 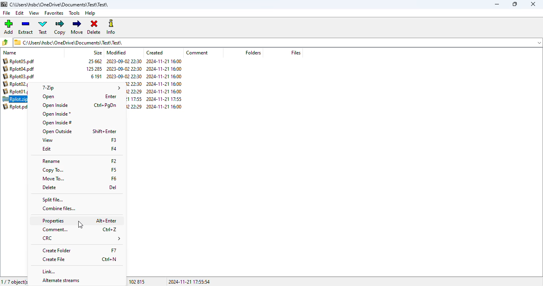 What do you see at coordinates (114, 178) in the screenshot?
I see `F6` at bounding box center [114, 178].